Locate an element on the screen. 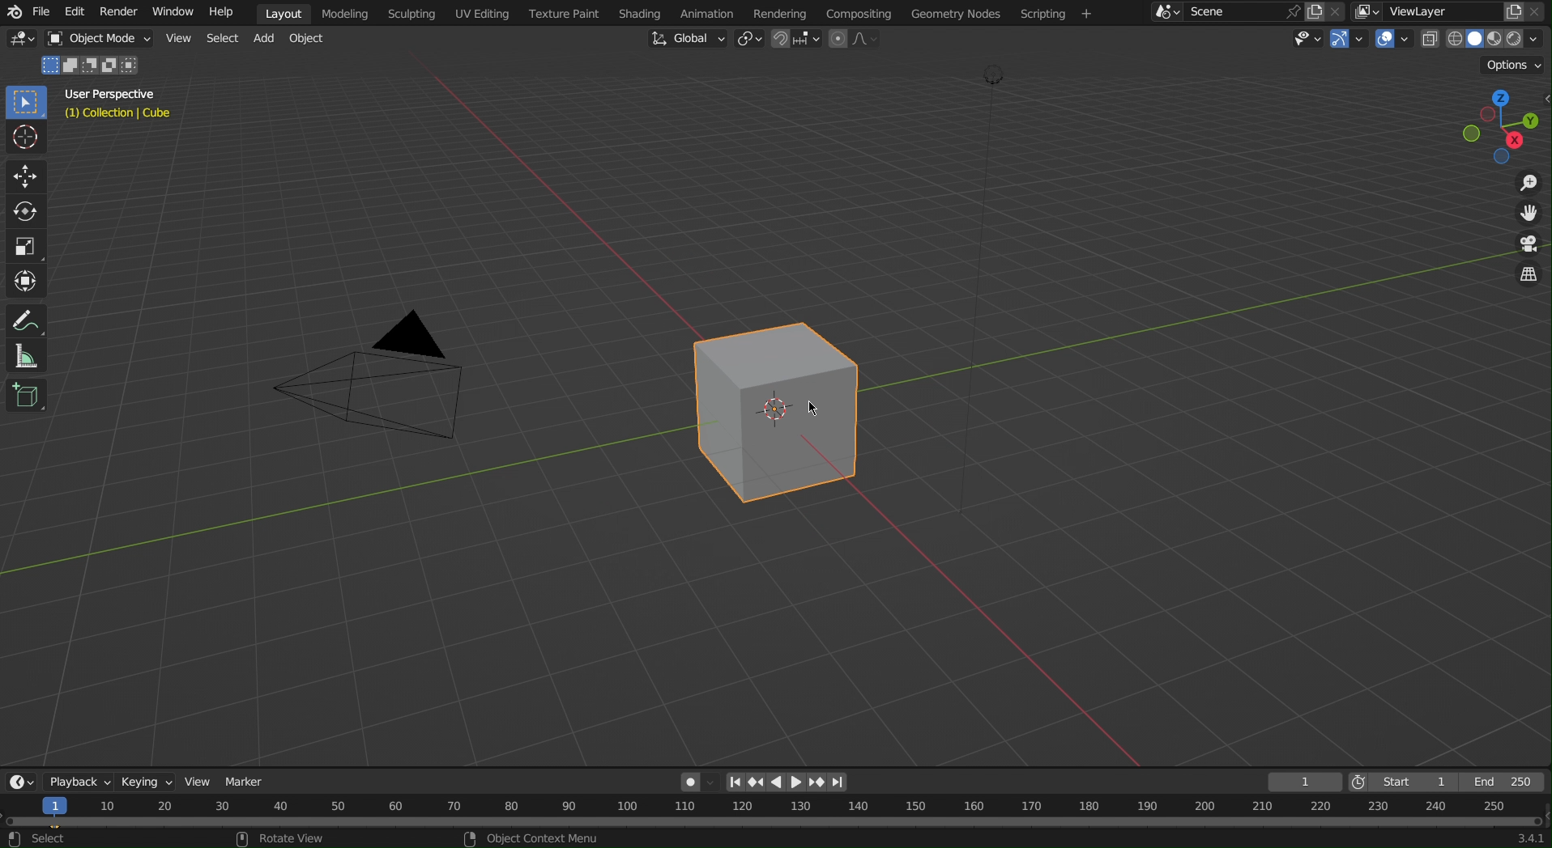  Timeline is located at coordinates (771, 812).